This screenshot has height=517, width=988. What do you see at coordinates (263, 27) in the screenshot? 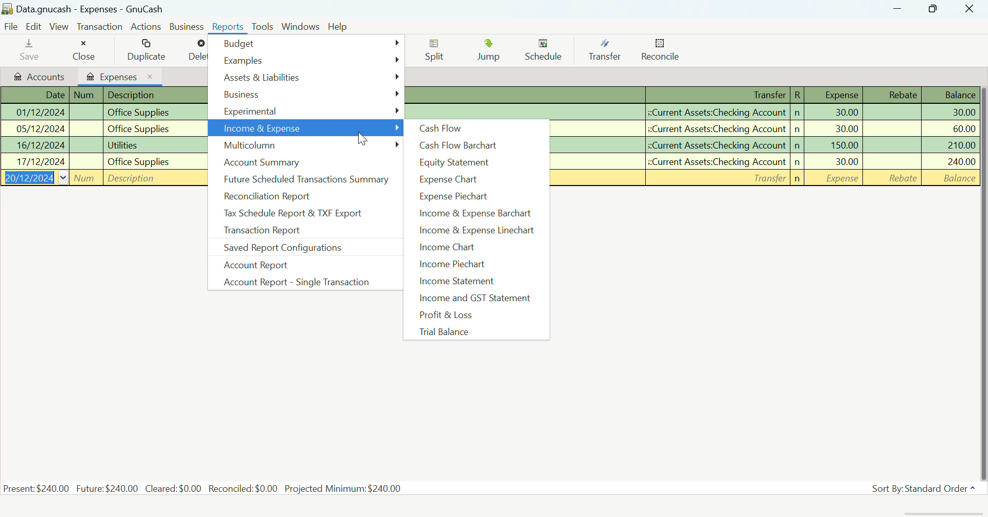
I see `Tools` at bounding box center [263, 27].